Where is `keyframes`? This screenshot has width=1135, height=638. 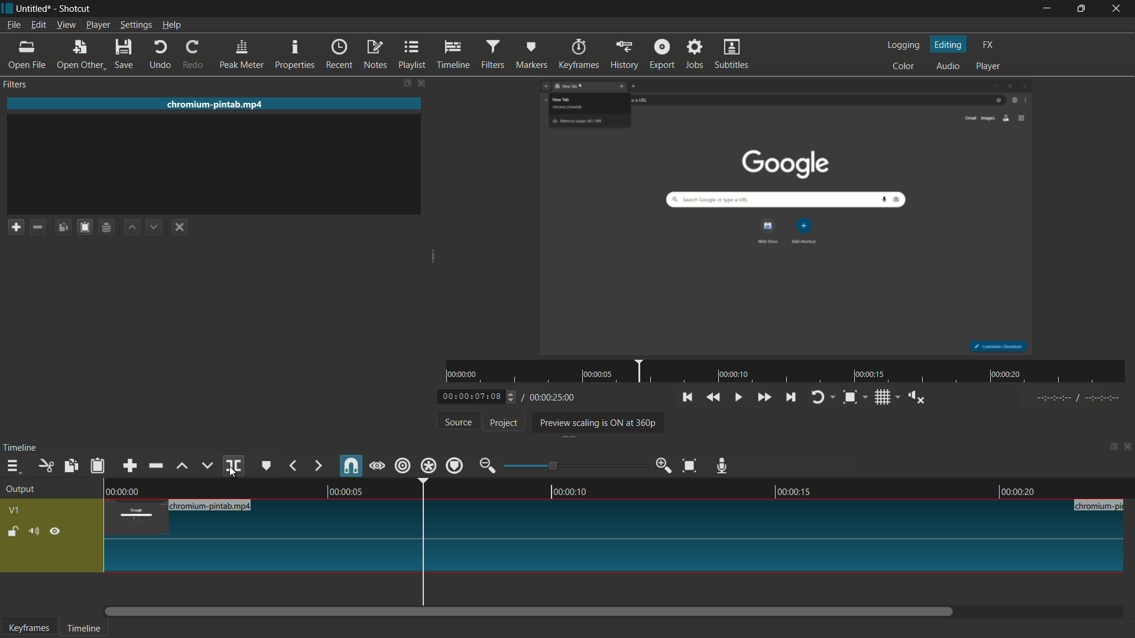
keyframes is located at coordinates (29, 627).